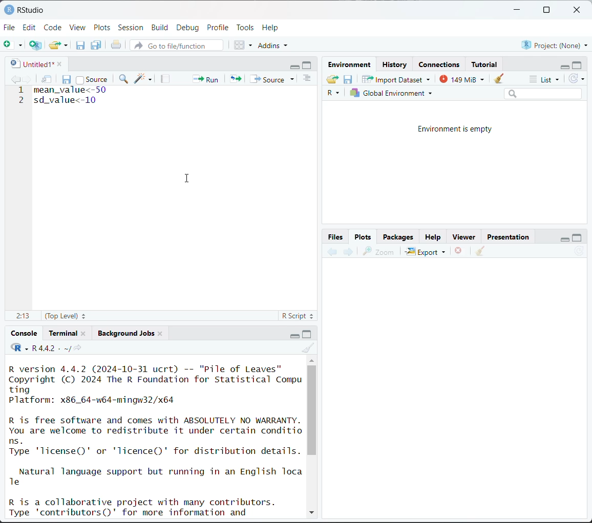 This screenshot has height=523, width=592. I want to click on clear console, so click(309, 348).